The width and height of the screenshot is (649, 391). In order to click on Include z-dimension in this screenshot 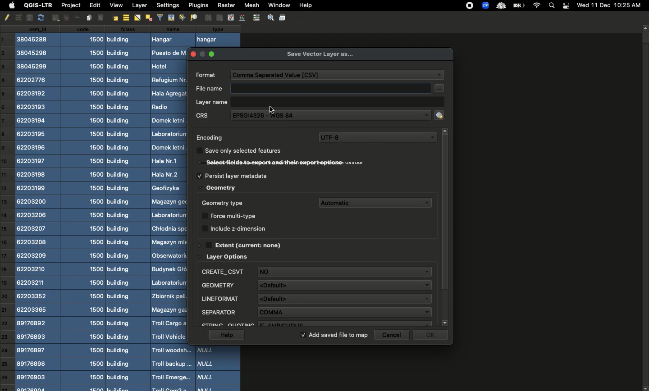, I will do `click(240, 227)`.